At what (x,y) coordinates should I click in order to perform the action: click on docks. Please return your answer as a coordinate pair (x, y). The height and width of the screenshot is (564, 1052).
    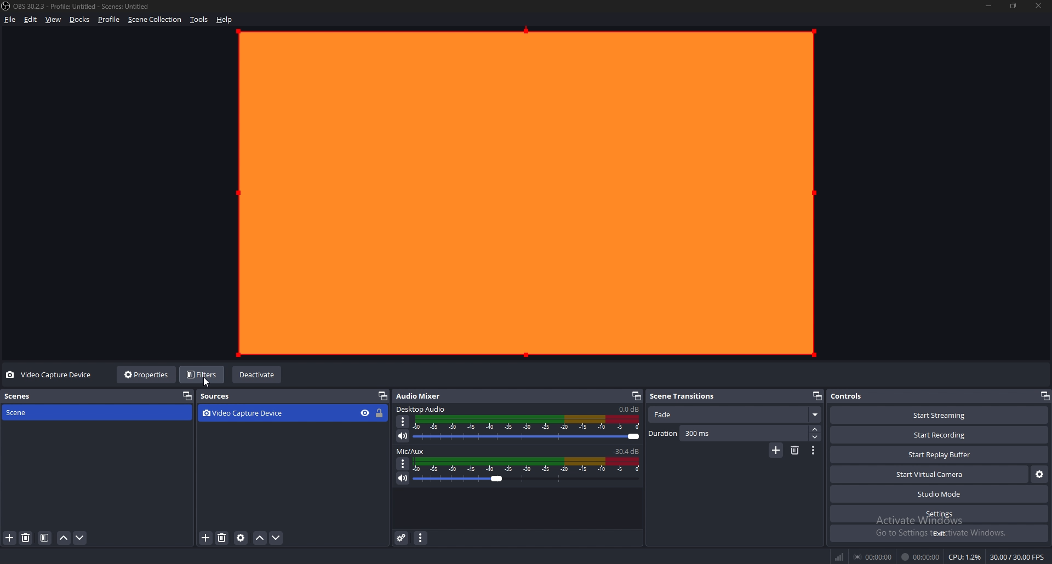
    Looking at the image, I should click on (80, 20).